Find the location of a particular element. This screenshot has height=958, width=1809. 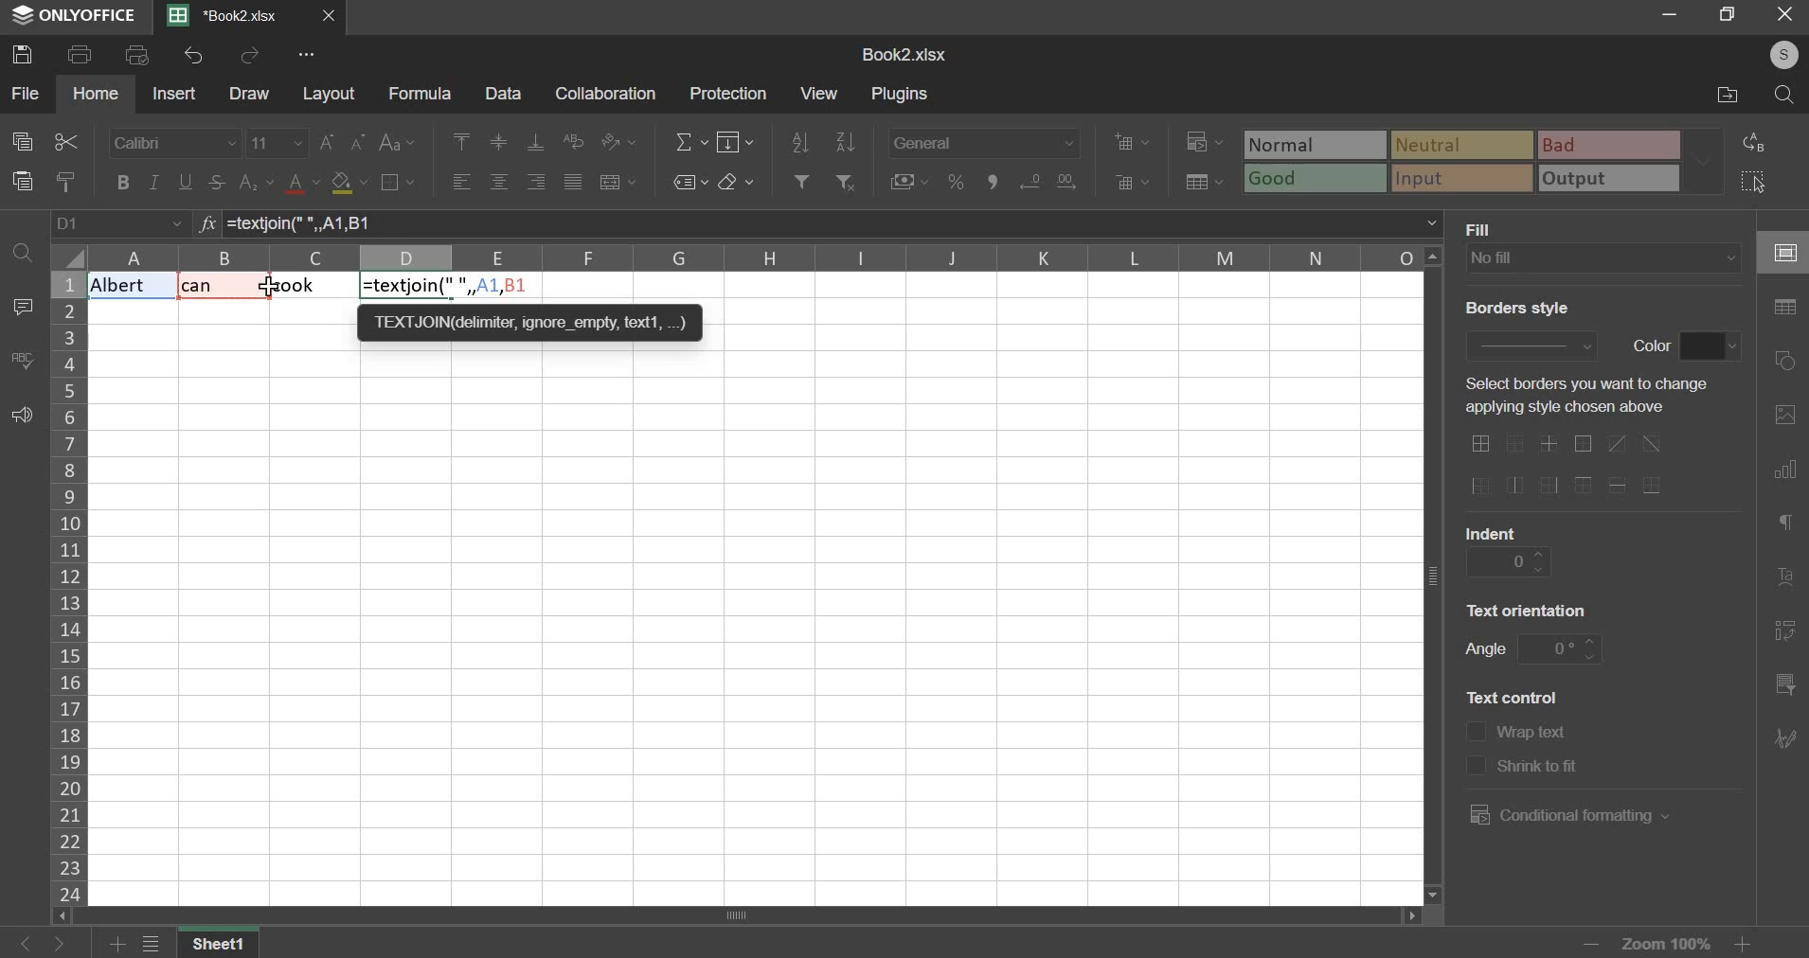

text is located at coordinates (1485, 228).